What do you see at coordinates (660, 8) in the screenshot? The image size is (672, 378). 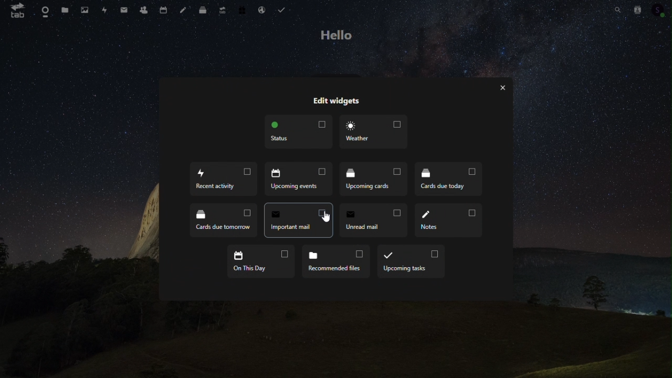 I see `Account icon` at bounding box center [660, 8].